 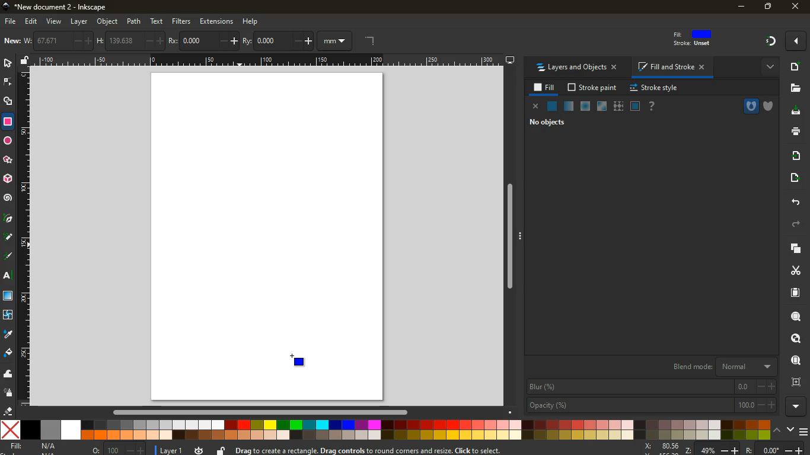 What do you see at coordinates (767, 106) in the screenshot?
I see `shield` at bounding box center [767, 106].